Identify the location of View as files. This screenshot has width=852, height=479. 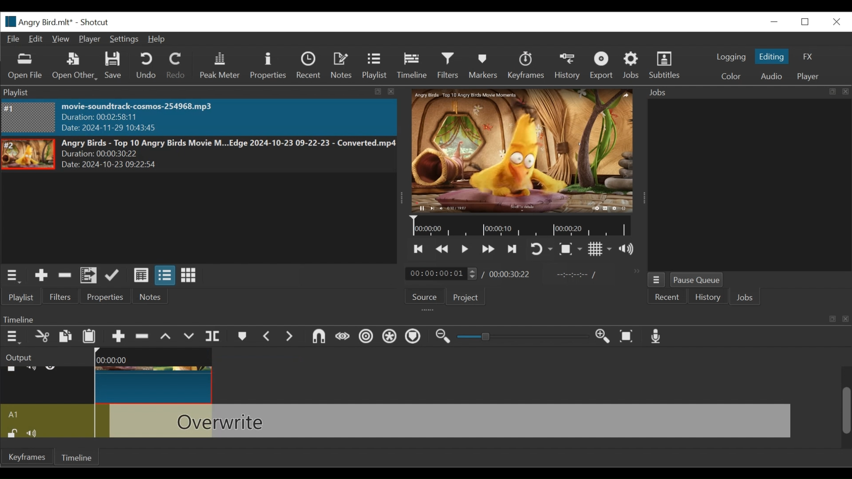
(165, 276).